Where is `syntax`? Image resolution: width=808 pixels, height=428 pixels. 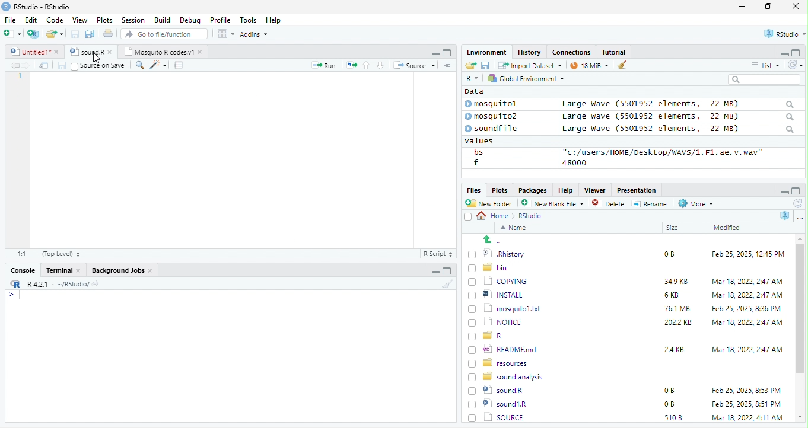 syntax is located at coordinates (12, 296).